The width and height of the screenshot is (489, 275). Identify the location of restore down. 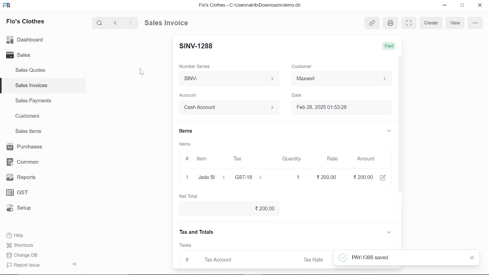
(463, 6).